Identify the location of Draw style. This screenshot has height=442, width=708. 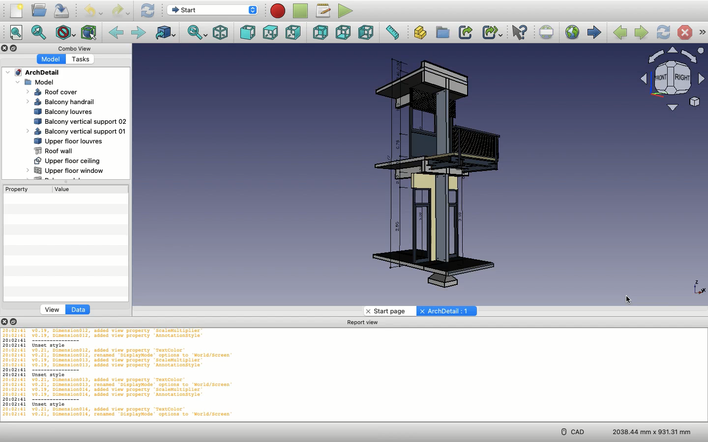
(64, 32).